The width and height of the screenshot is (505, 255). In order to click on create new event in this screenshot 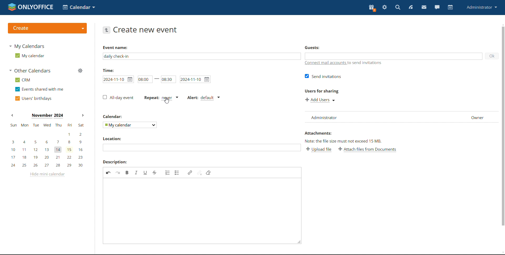, I will do `click(145, 30)`.